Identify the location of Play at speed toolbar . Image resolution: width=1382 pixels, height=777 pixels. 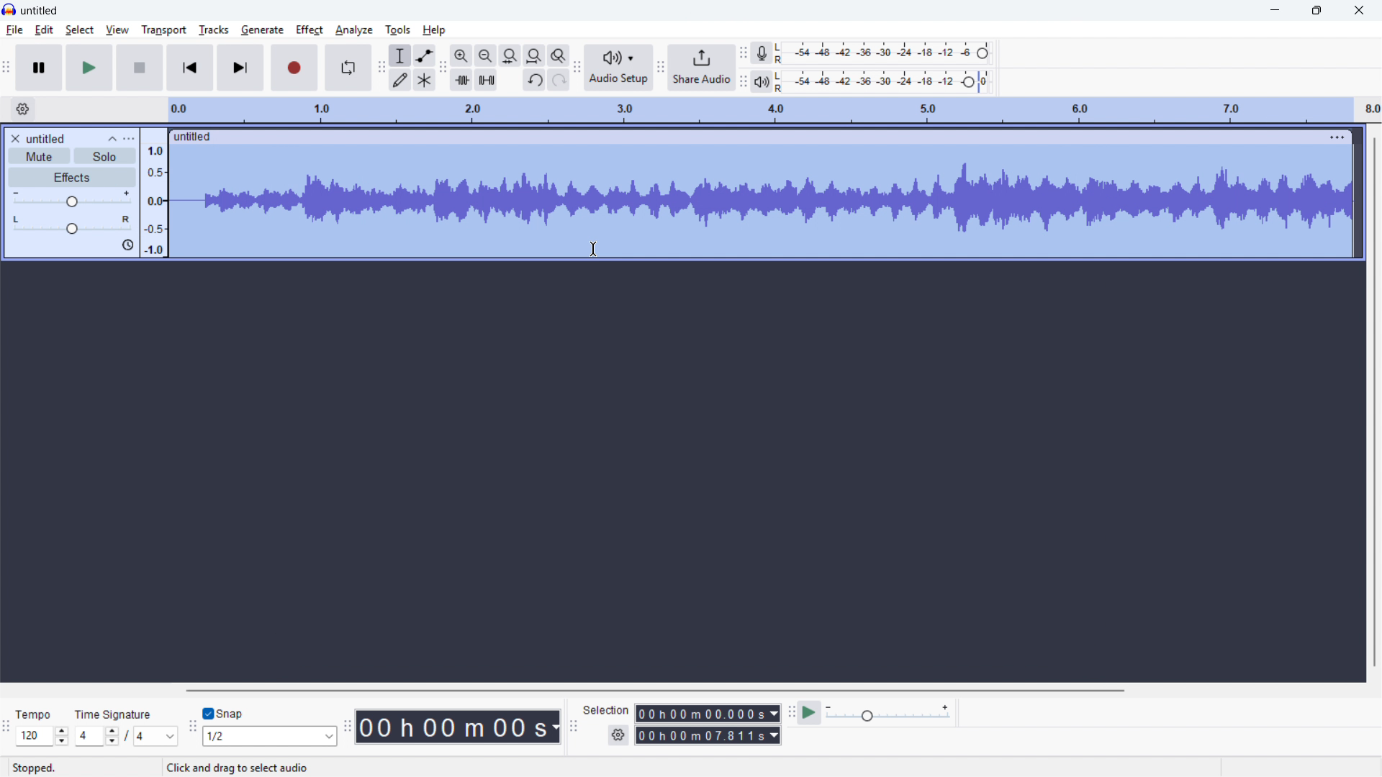
(789, 712).